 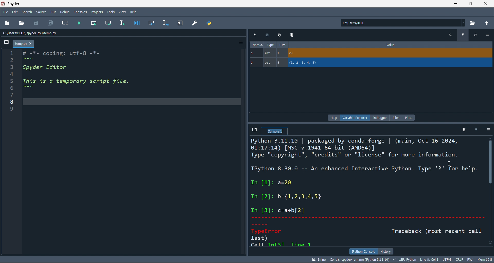 I want to click on TOOLS, so click(x=110, y=12).